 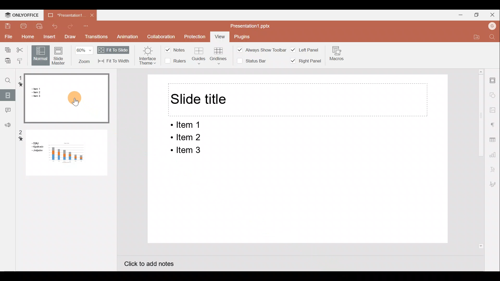 I want to click on Macros, so click(x=336, y=55).